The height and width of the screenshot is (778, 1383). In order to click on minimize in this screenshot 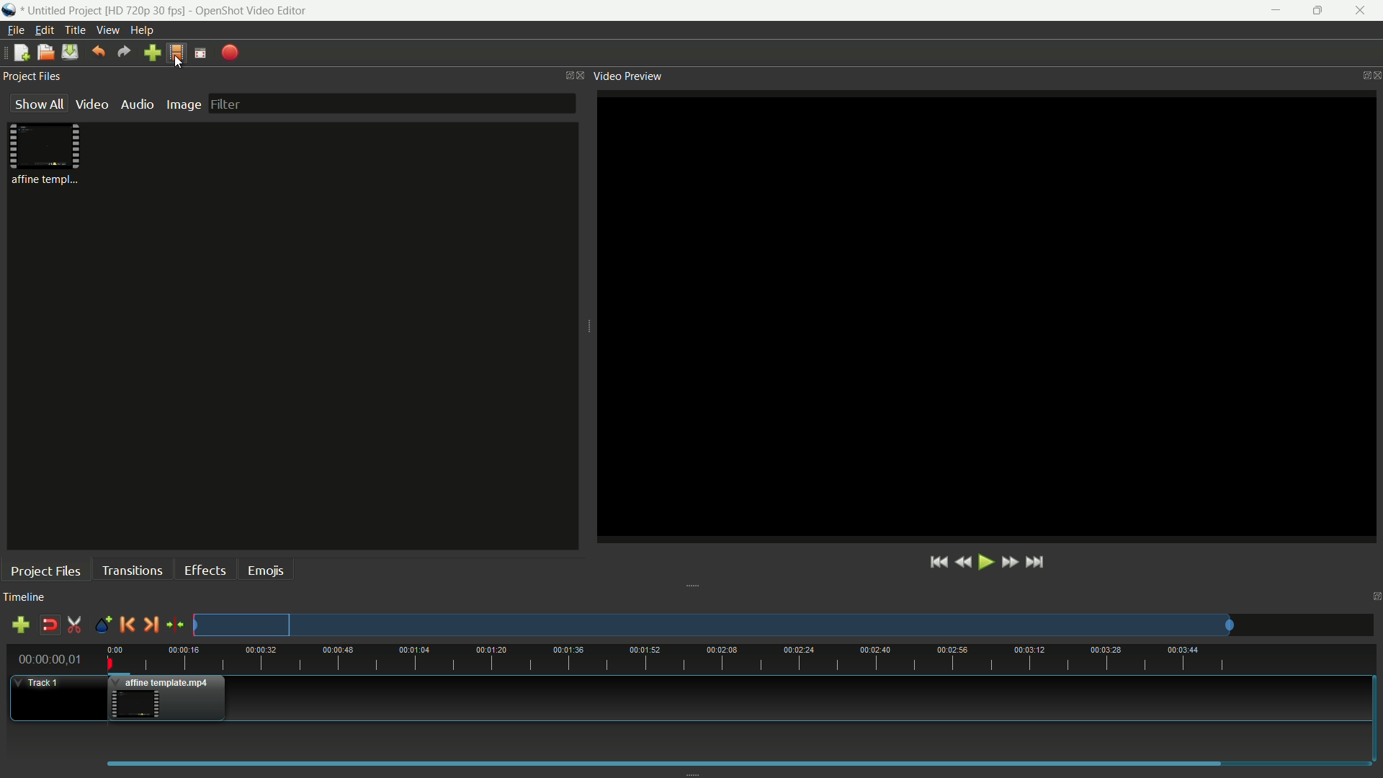, I will do `click(1274, 10)`.